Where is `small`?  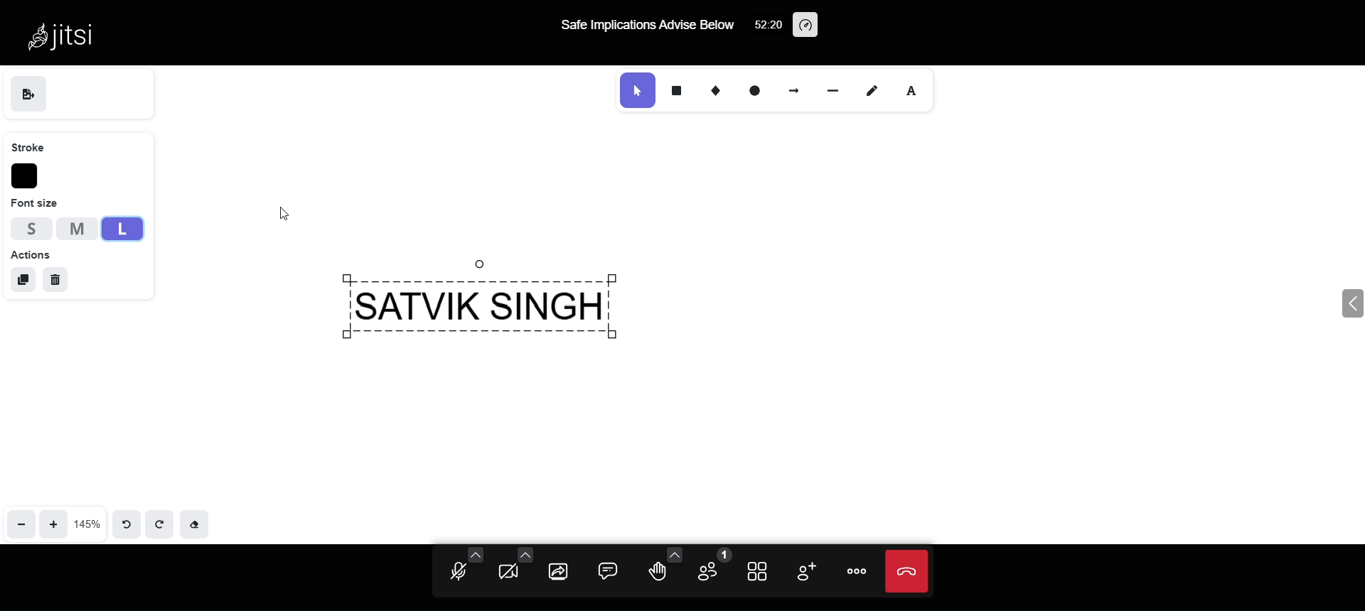 small is located at coordinates (31, 228).